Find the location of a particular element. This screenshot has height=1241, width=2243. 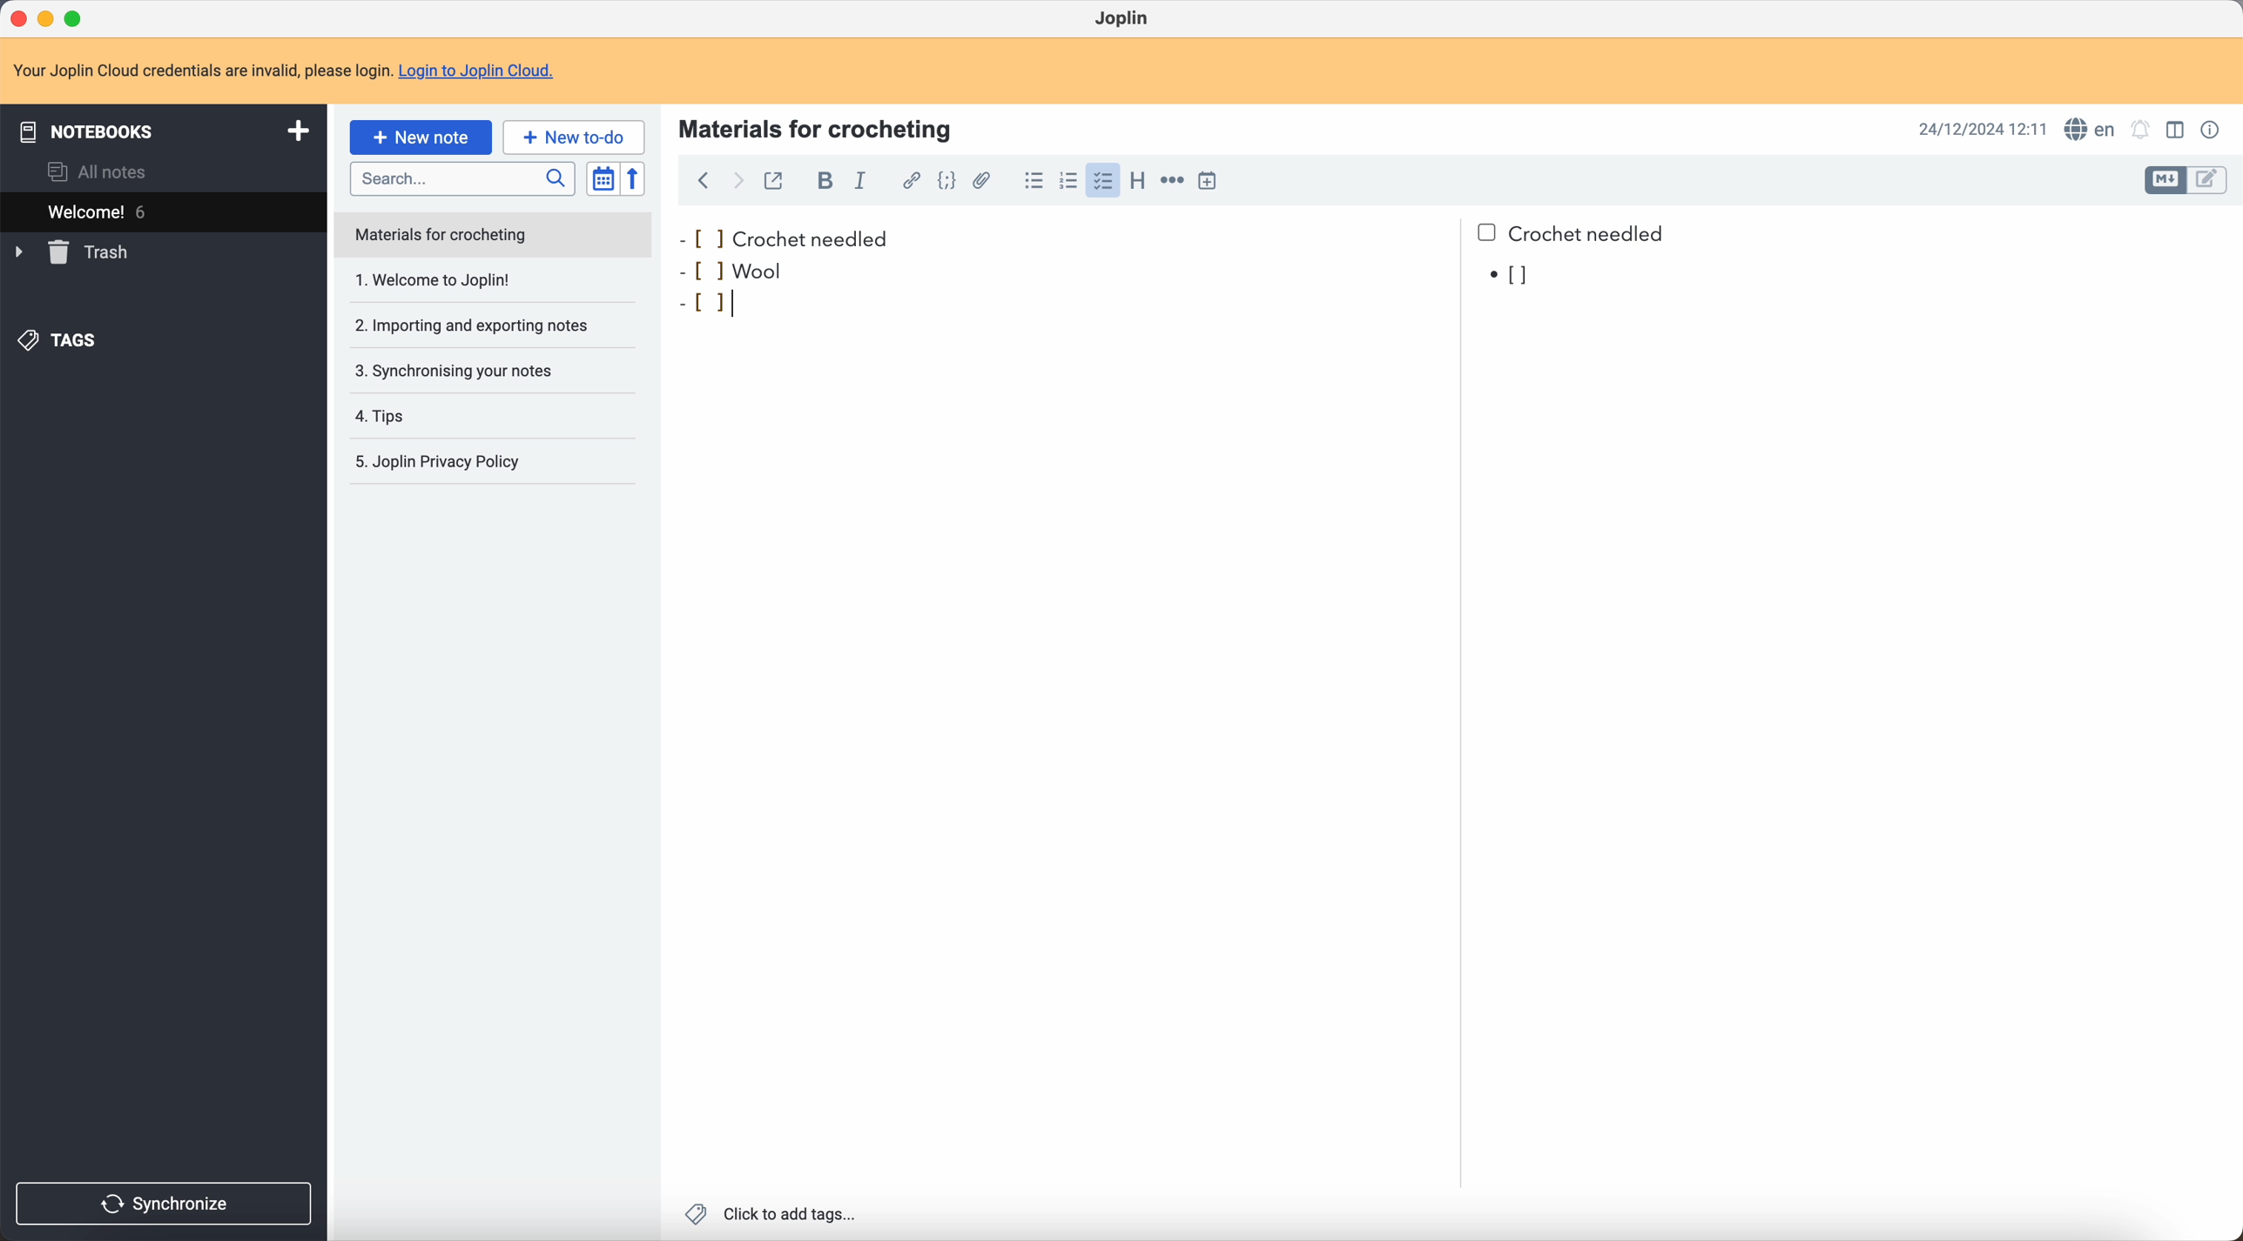

all notes is located at coordinates (103, 171).